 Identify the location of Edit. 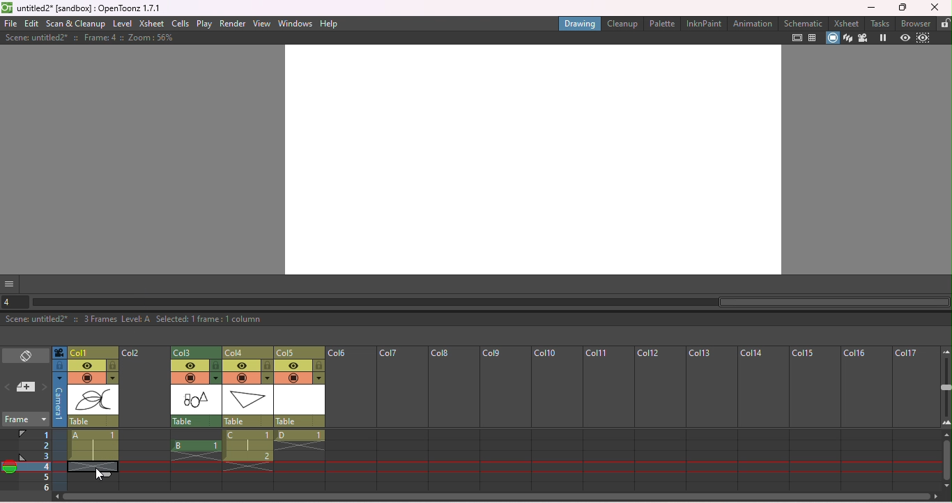
(33, 24).